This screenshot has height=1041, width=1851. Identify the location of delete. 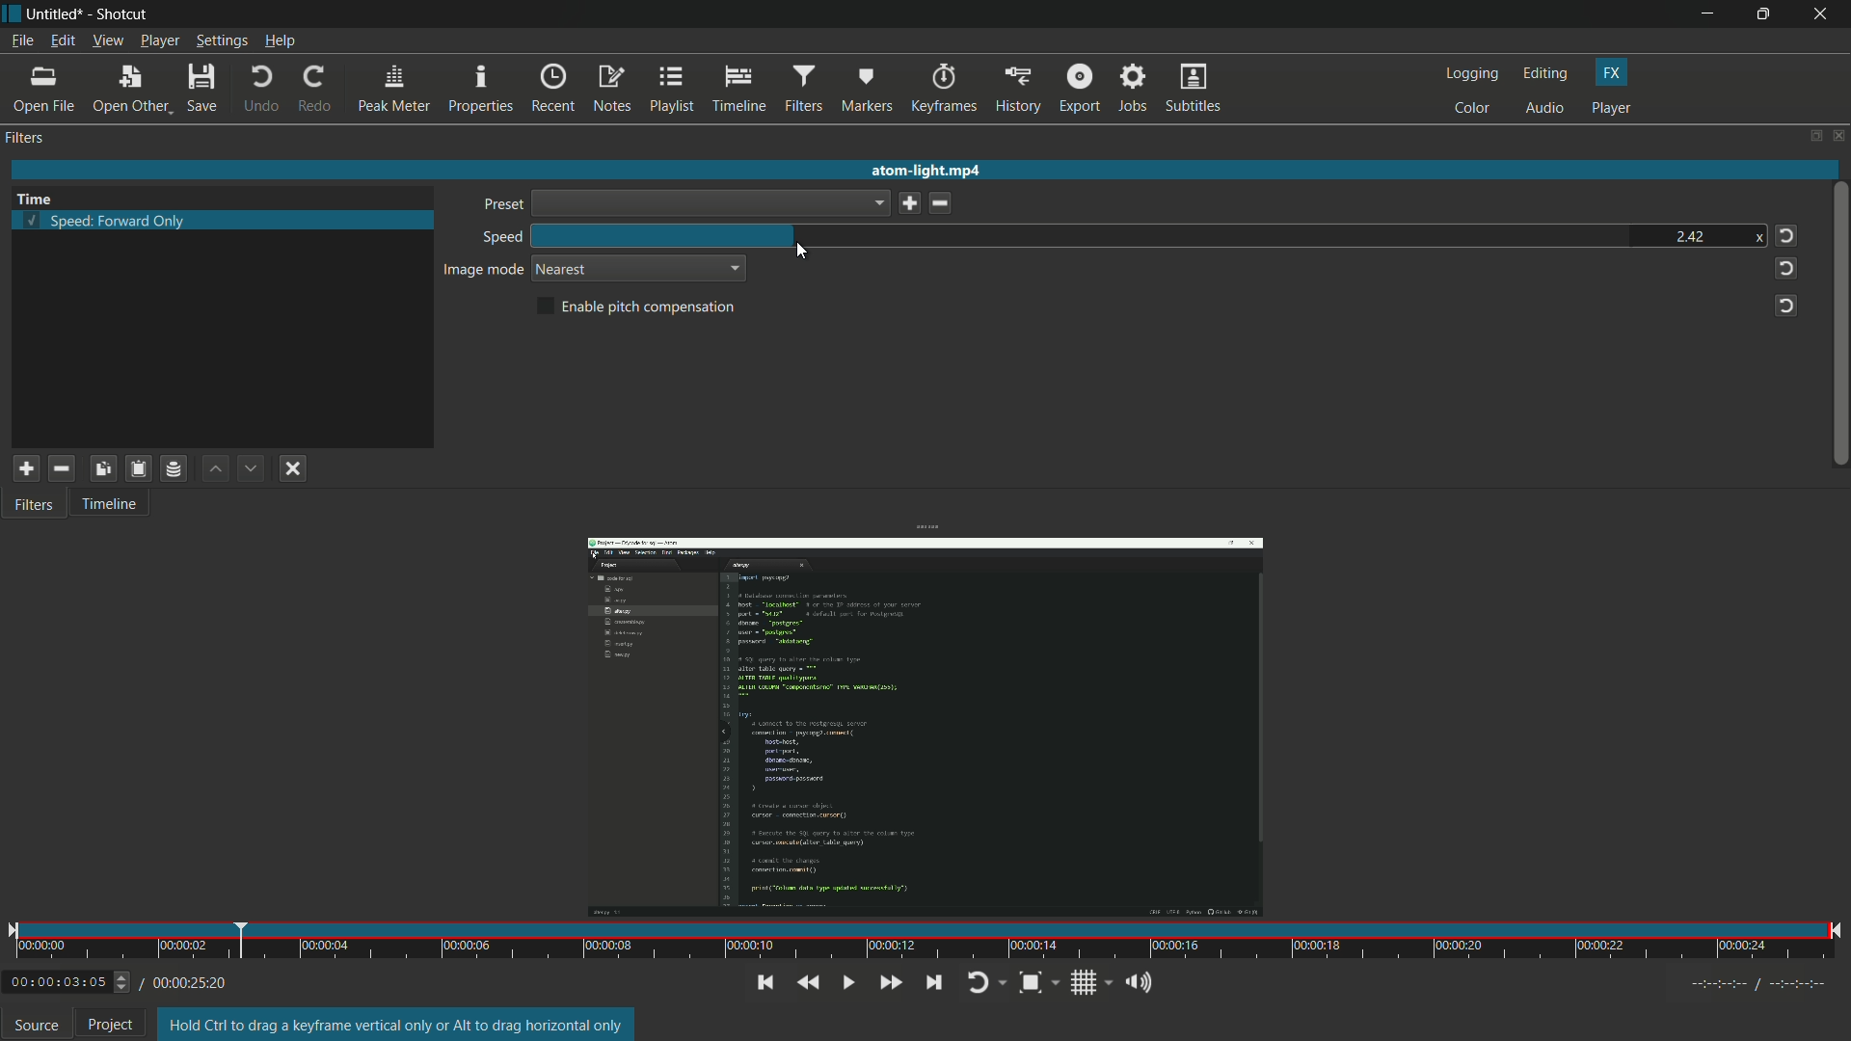
(944, 203).